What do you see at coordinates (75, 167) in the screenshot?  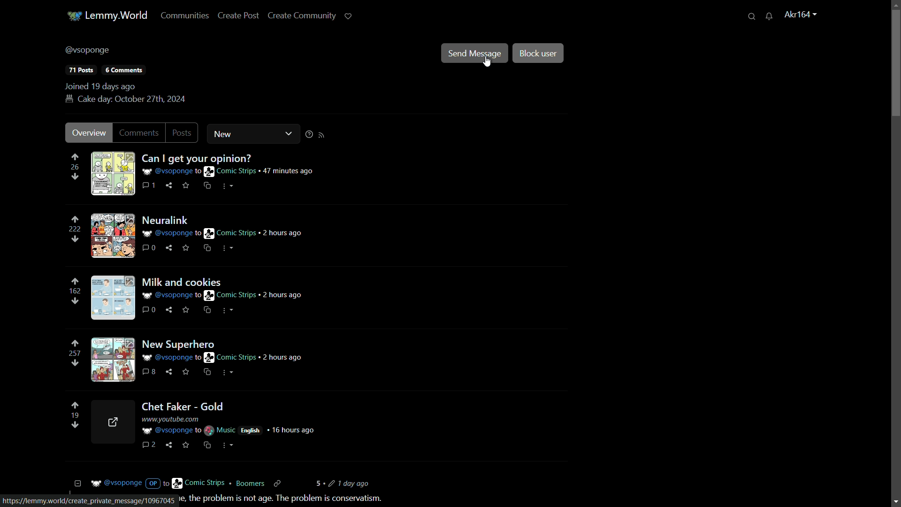 I see `number of votes` at bounding box center [75, 167].